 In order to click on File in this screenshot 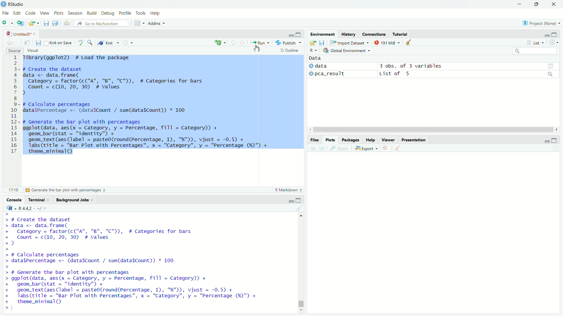, I will do `click(6, 13)`.